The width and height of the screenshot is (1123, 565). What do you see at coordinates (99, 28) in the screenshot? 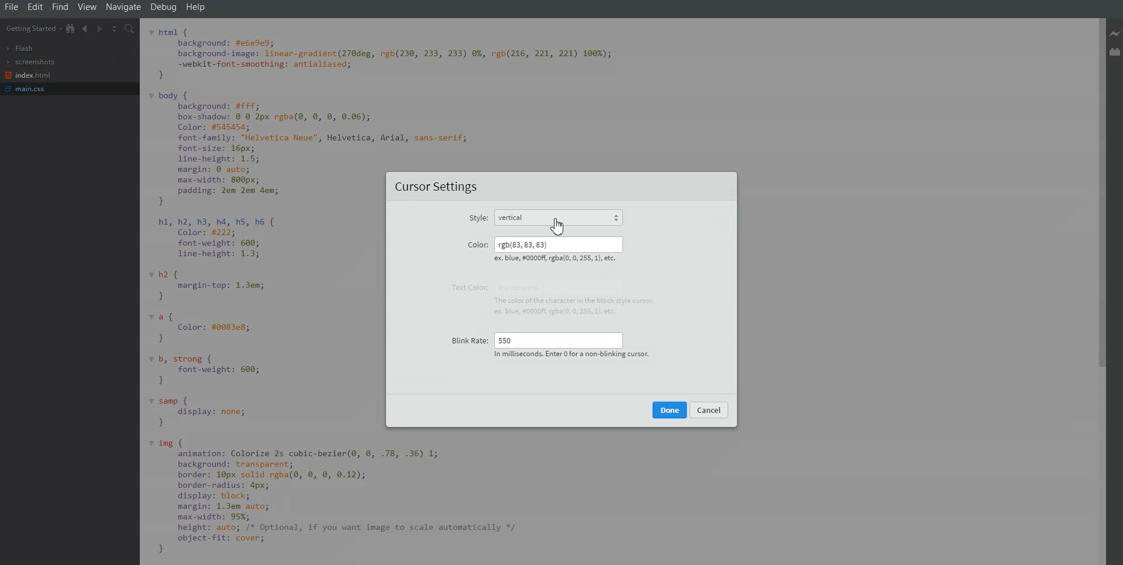
I see `Navigate Forwards` at bounding box center [99, 28].